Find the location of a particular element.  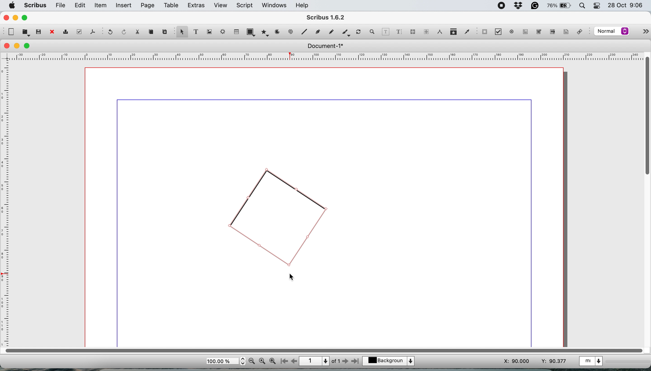

edit is located at coordinates (81, 6).